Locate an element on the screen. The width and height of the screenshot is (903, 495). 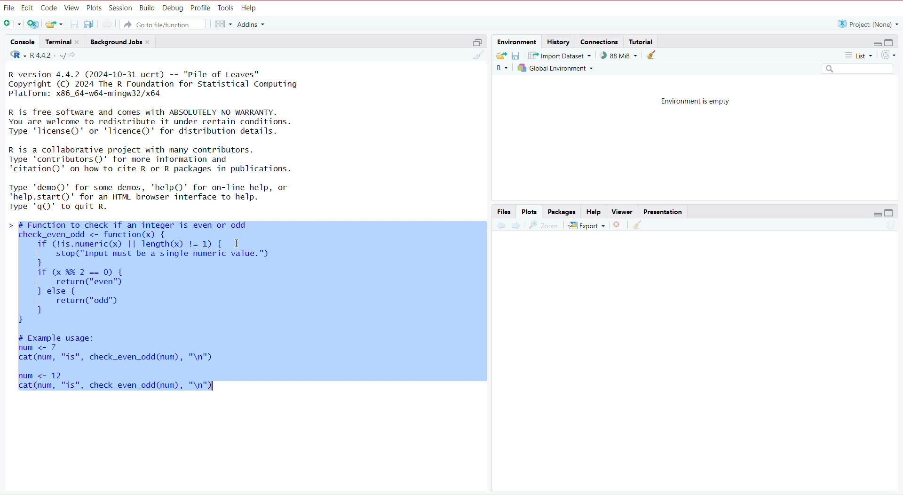
remove current plot is located at coordinates (617, 226).